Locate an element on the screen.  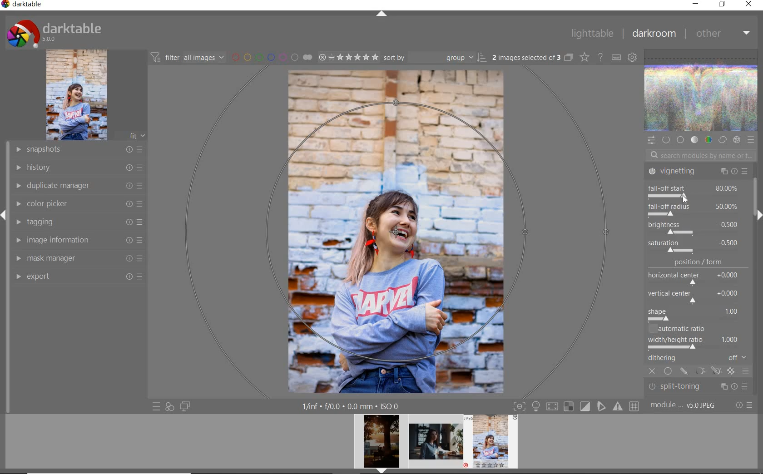
quick access panel is located at coordinates (651, 140).